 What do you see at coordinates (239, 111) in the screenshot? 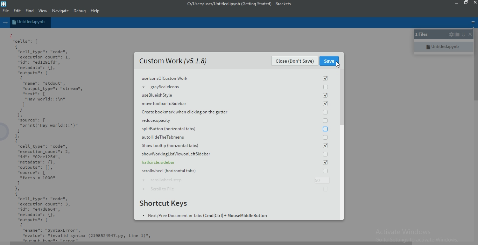
I see `Create bookmark when clicking on the gutter` at bounding box center [239, 111].